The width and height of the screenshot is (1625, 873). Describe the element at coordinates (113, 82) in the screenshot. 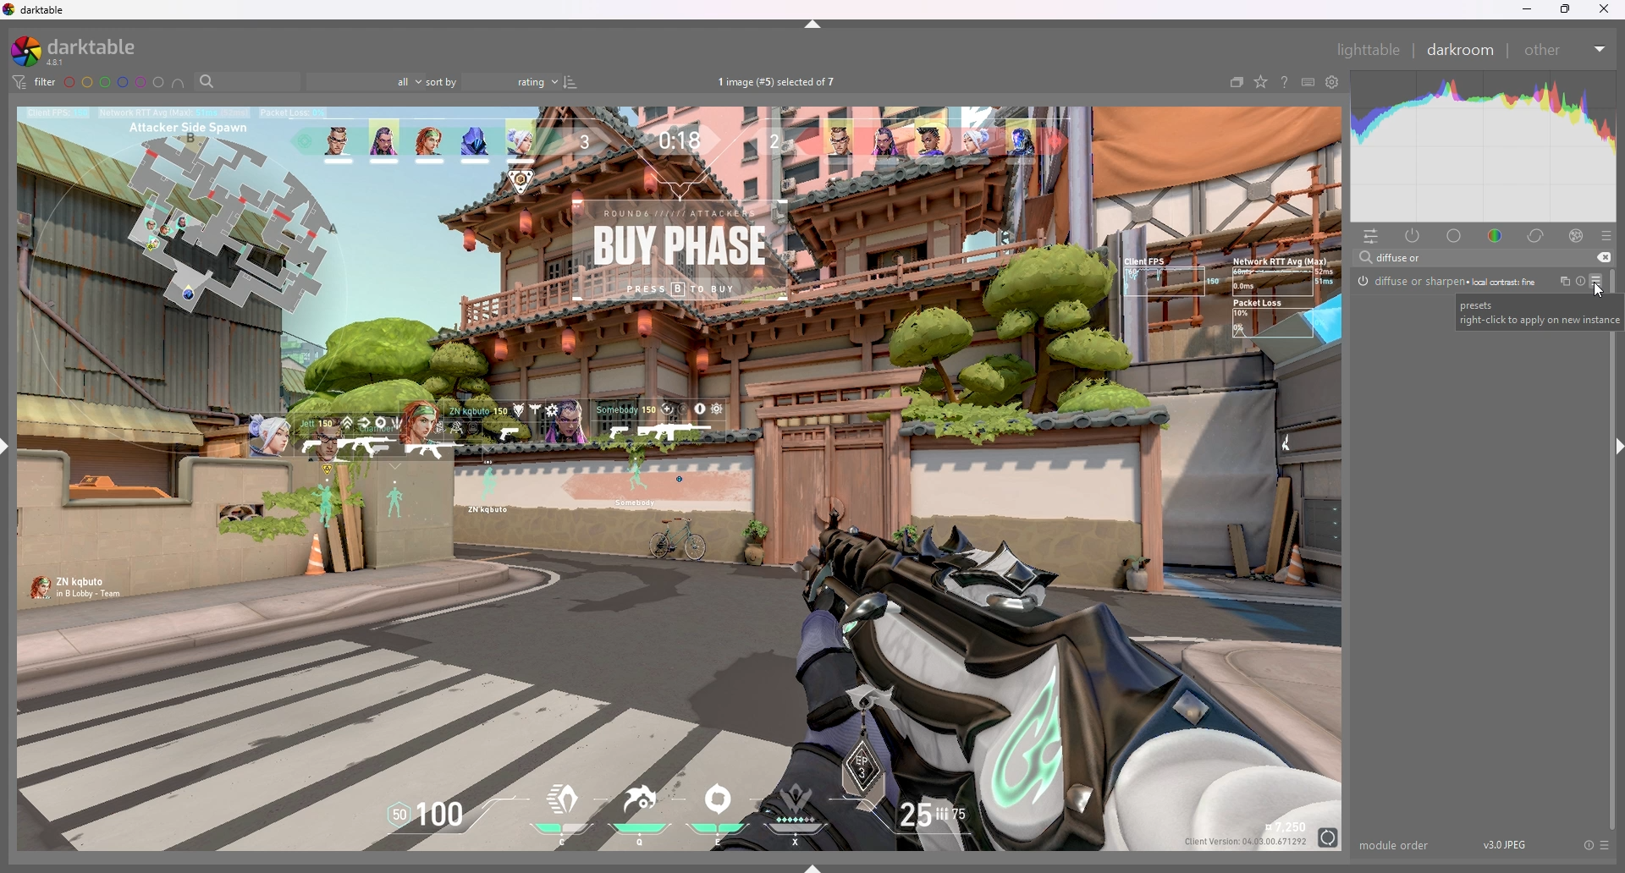

I see `color label` at that location.